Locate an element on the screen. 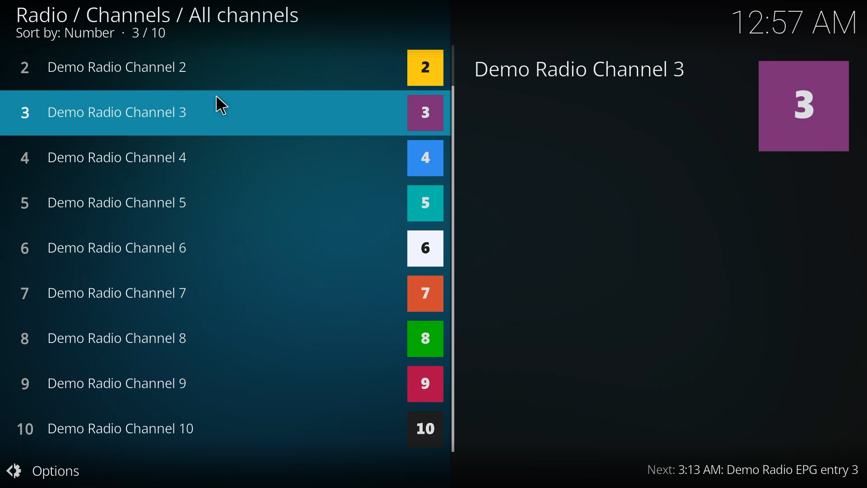 This screenshot has width=867, height=488. 9 is located at coordinates (424, 385).